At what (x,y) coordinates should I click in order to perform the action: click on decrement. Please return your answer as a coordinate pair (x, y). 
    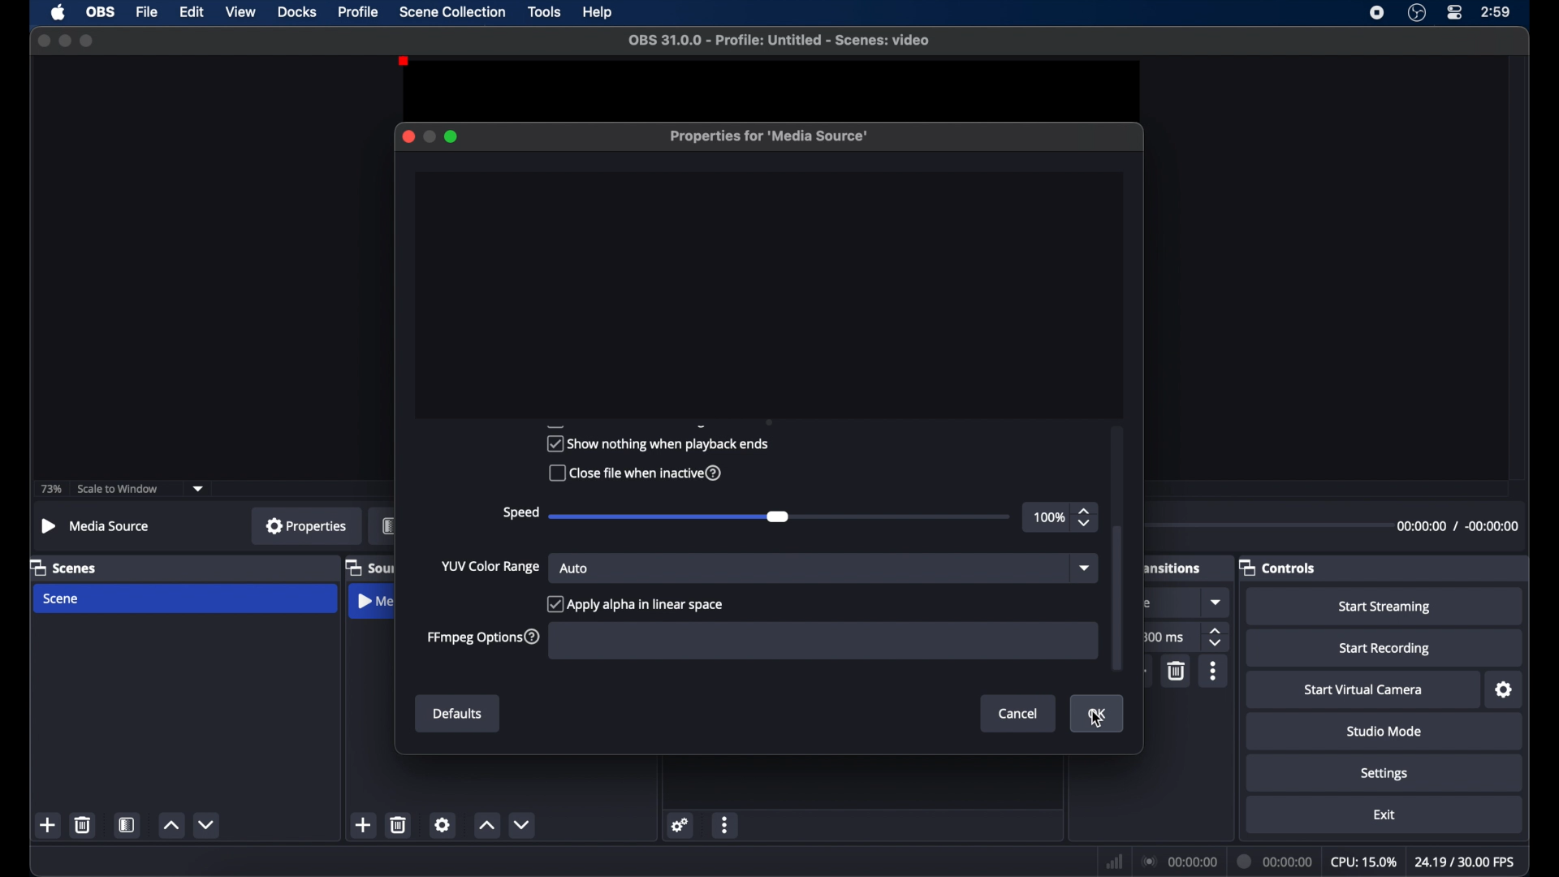
    Looking at the image, I should click on (521, 826).